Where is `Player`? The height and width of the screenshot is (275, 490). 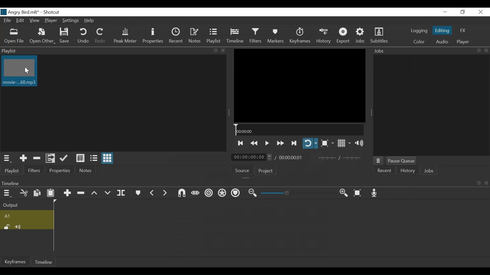 Player is located at coordinates (462, 42).